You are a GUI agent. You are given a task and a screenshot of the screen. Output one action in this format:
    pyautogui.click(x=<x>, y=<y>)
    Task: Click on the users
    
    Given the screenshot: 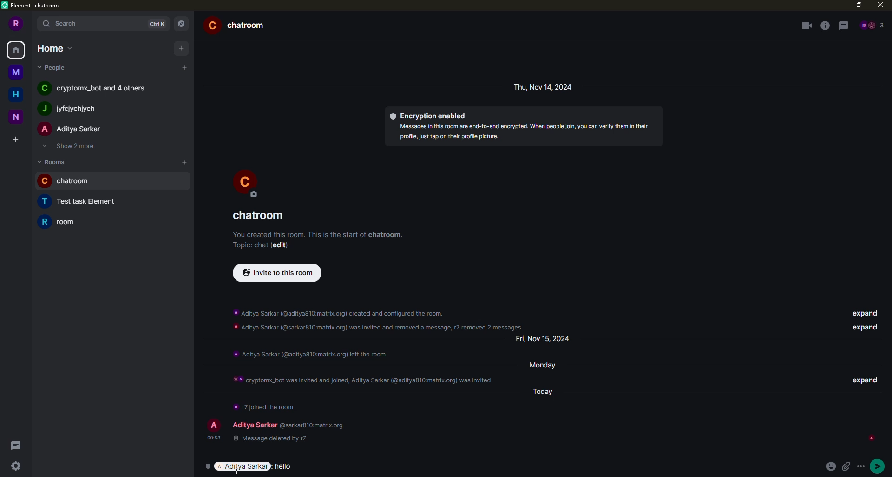 What is the action you would take?
    pyautogui.click(x=288, y=422)
    